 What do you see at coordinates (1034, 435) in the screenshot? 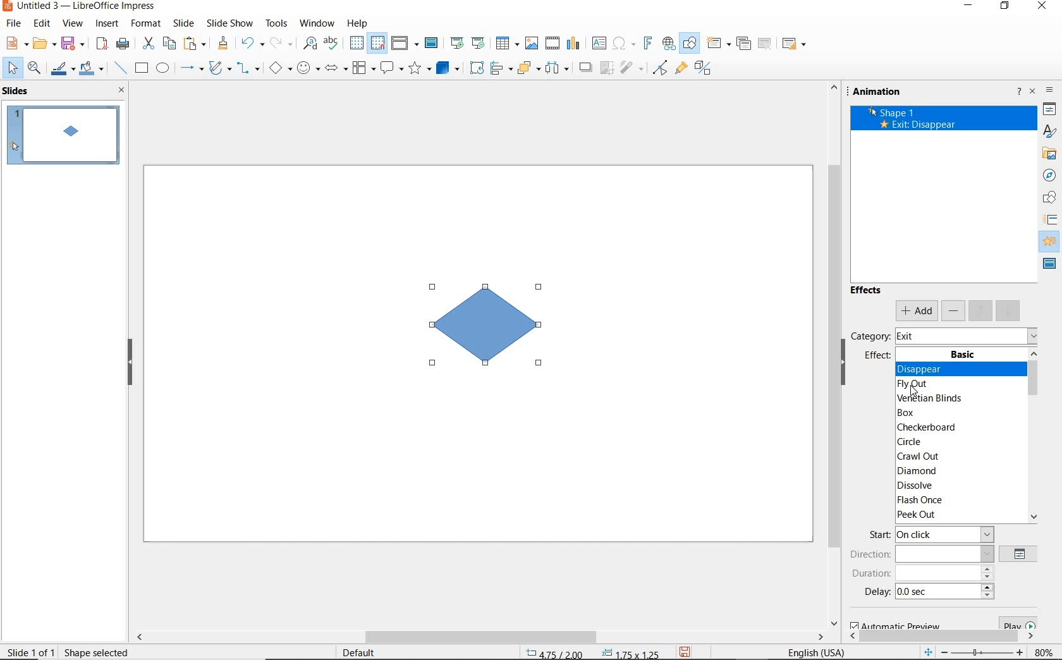
I see `scrollbar` at bounding box center [1034, 435].